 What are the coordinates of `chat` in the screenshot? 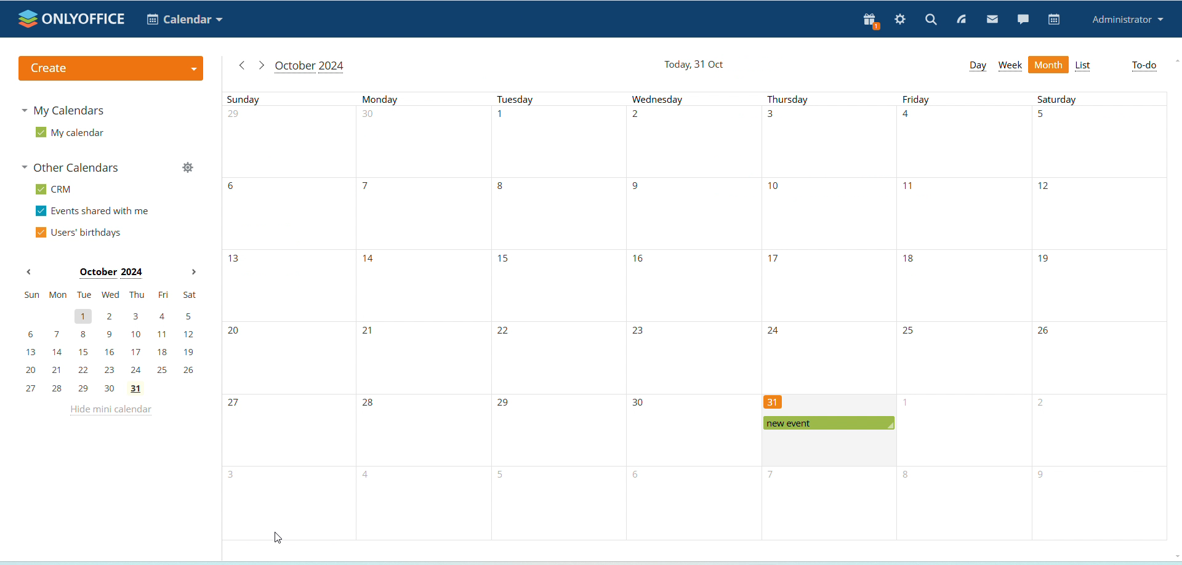 It's located at (1023, 18).